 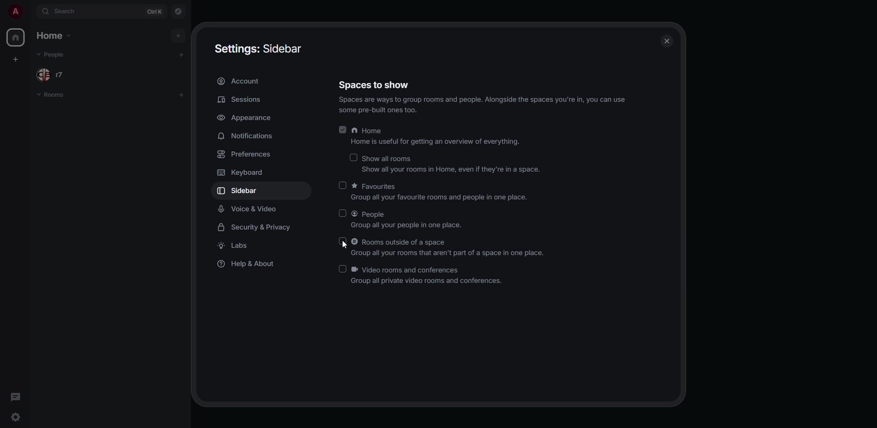 What do you see at coordinates (373, 85) in the screenshot?
I see `Spaces to show` at bounding box center [373, 85].